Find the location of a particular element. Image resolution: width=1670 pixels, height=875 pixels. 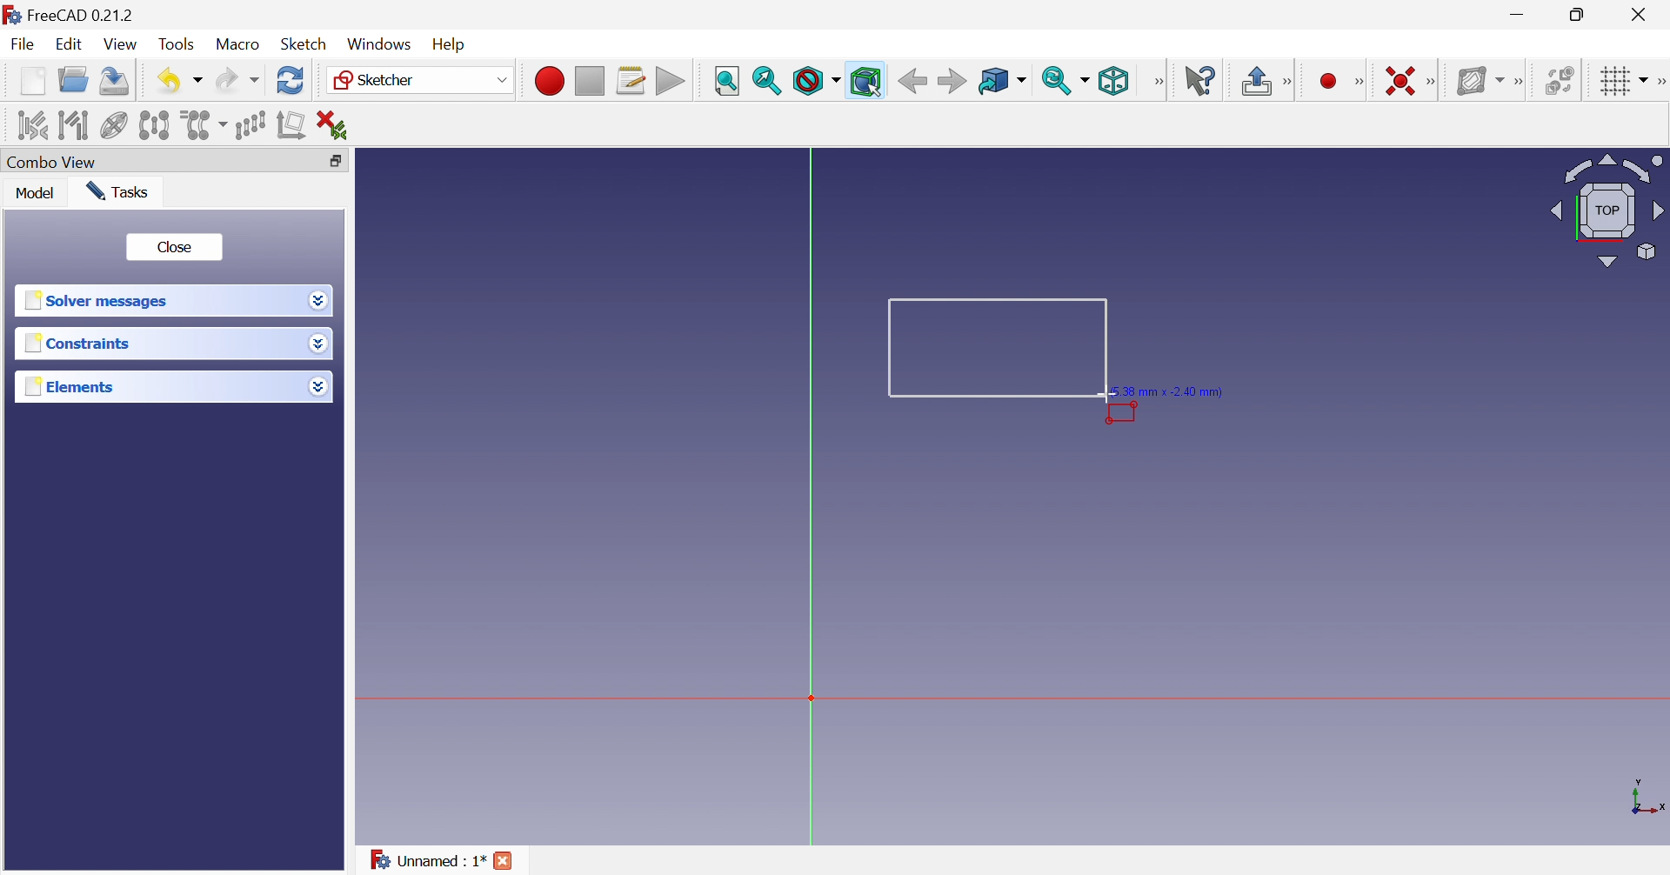

 is located at coordinates (449, 45).